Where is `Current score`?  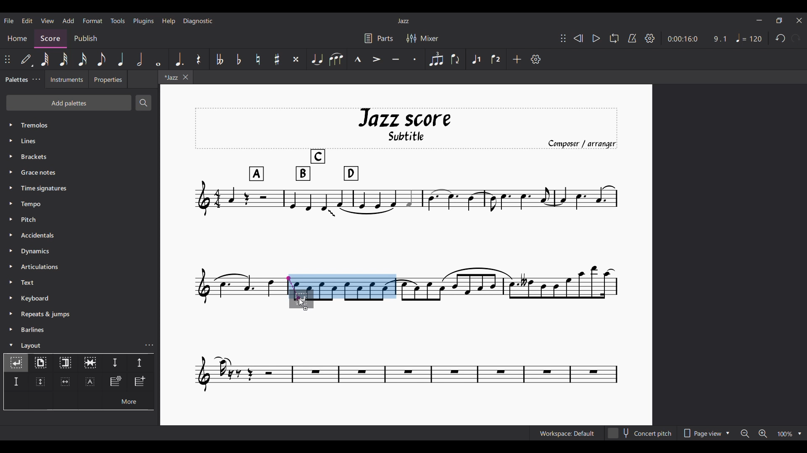 Current score is located at coordinates (509, 292).